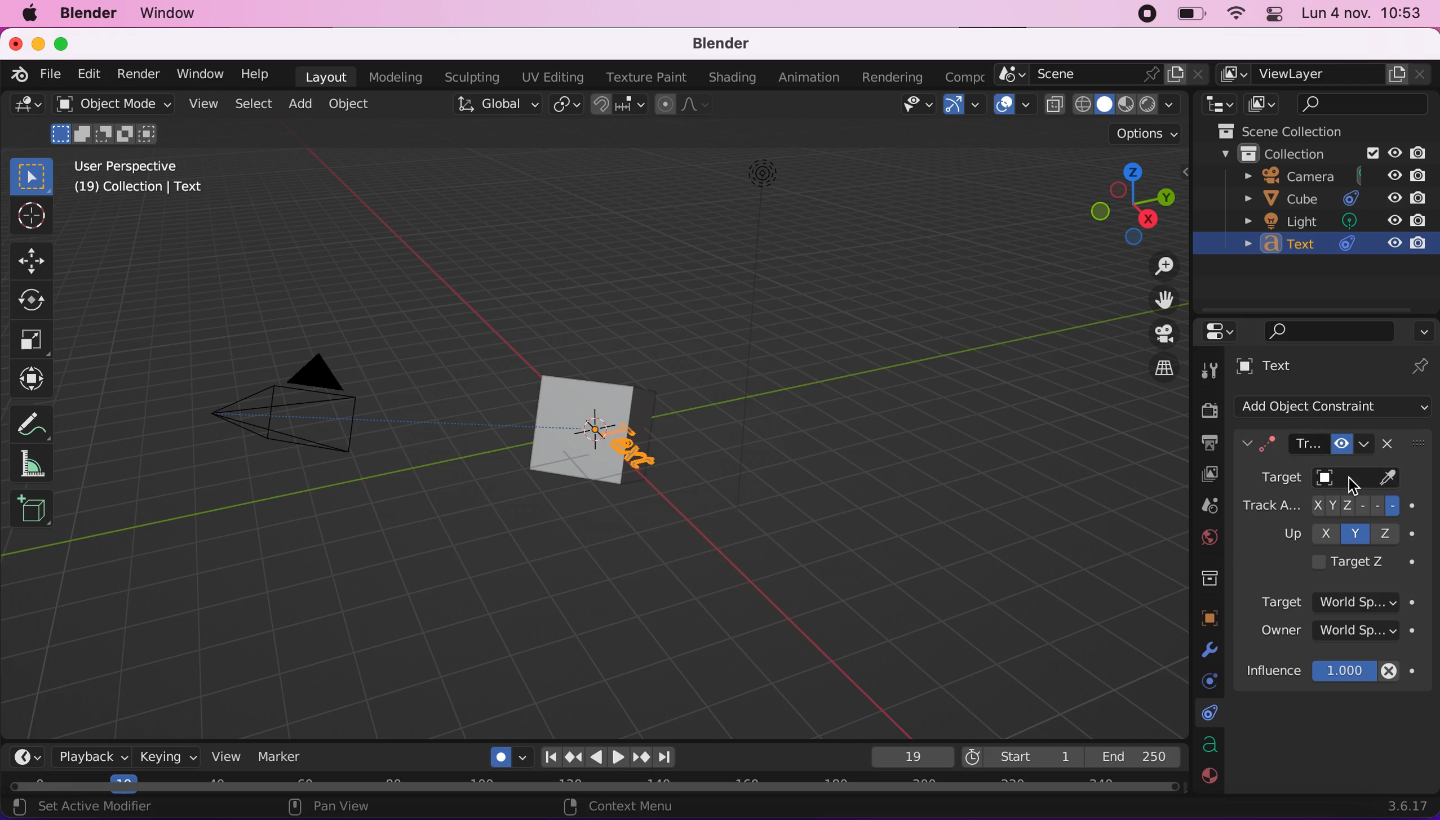 The image size is (1440, 820). What do you see at coordinates (1404, 805) in the screenshot?
I see `3.6.17` at bounding box center [1404, 805].